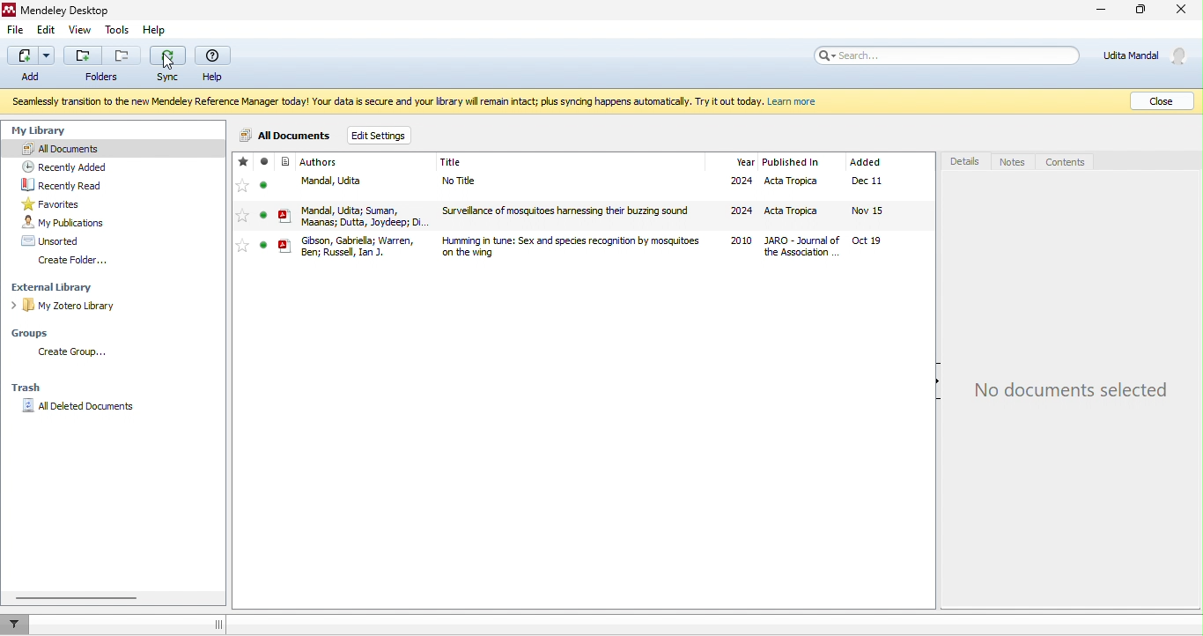 This screenshot has width=1203, height=636. I want to click on help, so click(215, 64).